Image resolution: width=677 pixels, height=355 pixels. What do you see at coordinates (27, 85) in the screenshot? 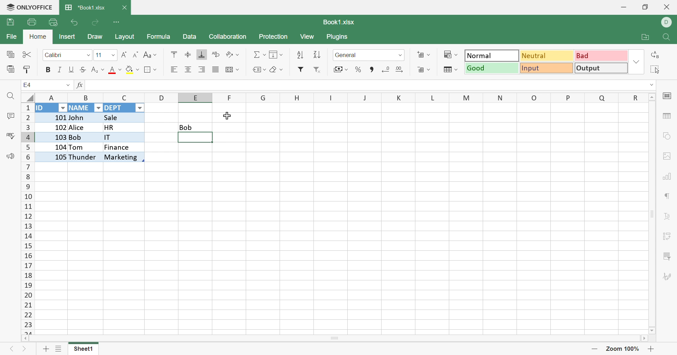
I see `A1` at bounding box center [27, 85].